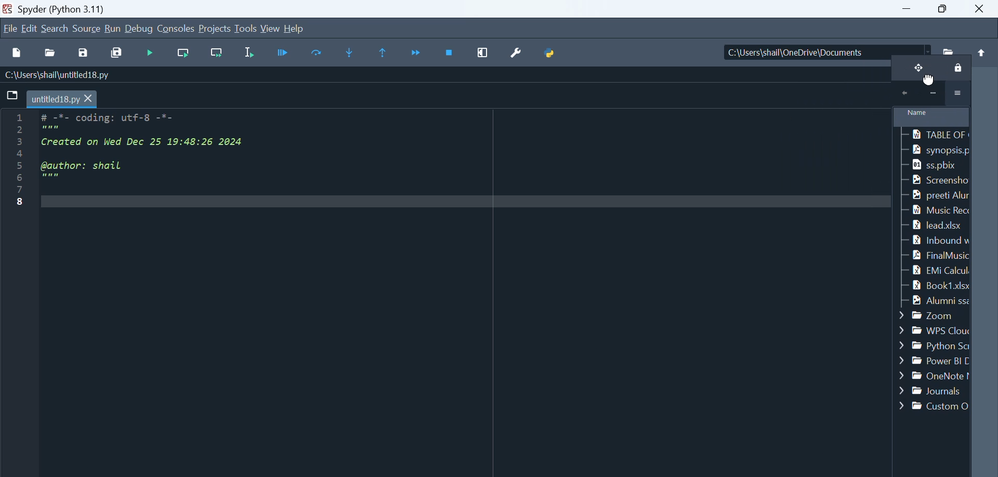  What do you see at coordinates (63, 98) in the screenshot?
I see `untitled18.py` at bounding box center [63, 98].